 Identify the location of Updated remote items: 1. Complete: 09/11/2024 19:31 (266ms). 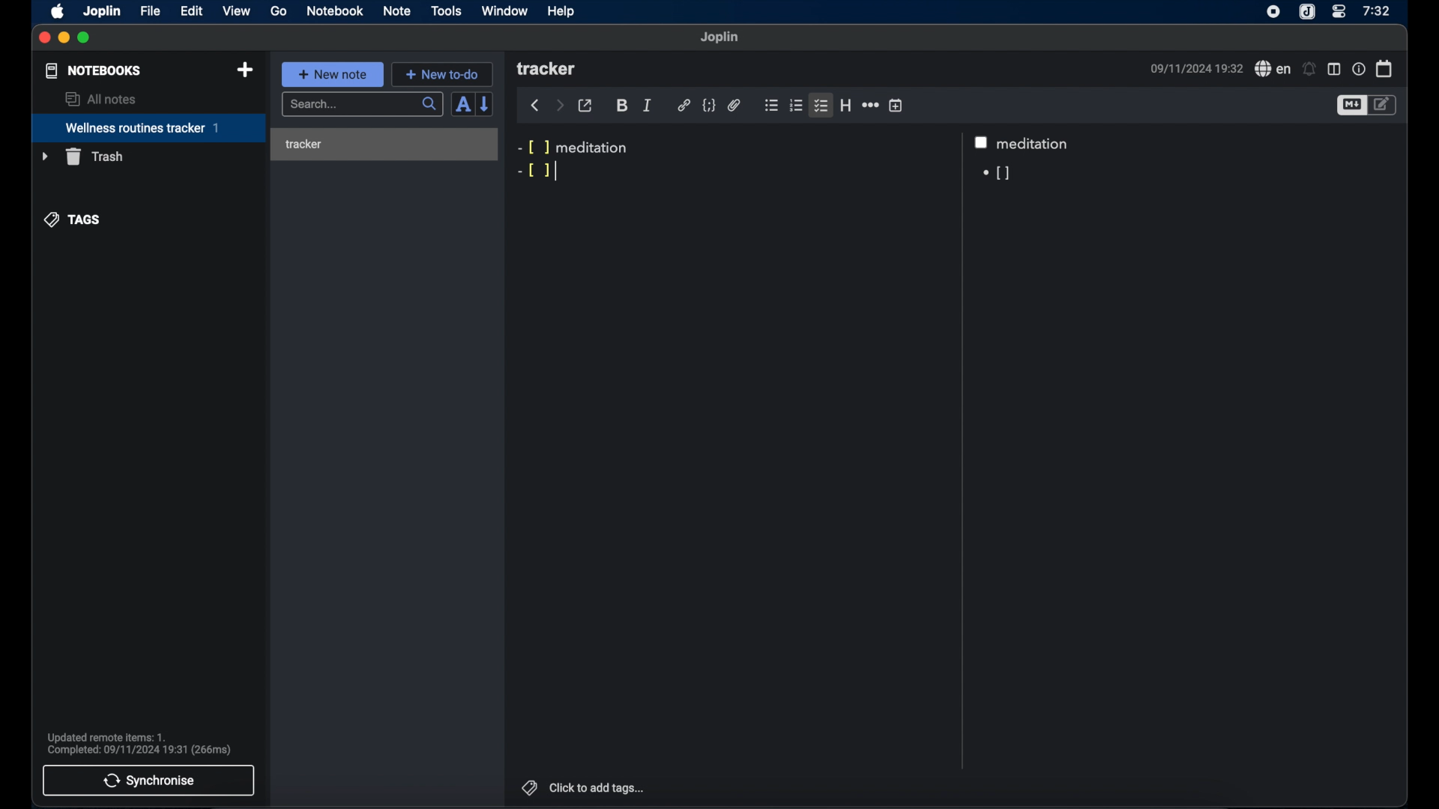
(145, 742).